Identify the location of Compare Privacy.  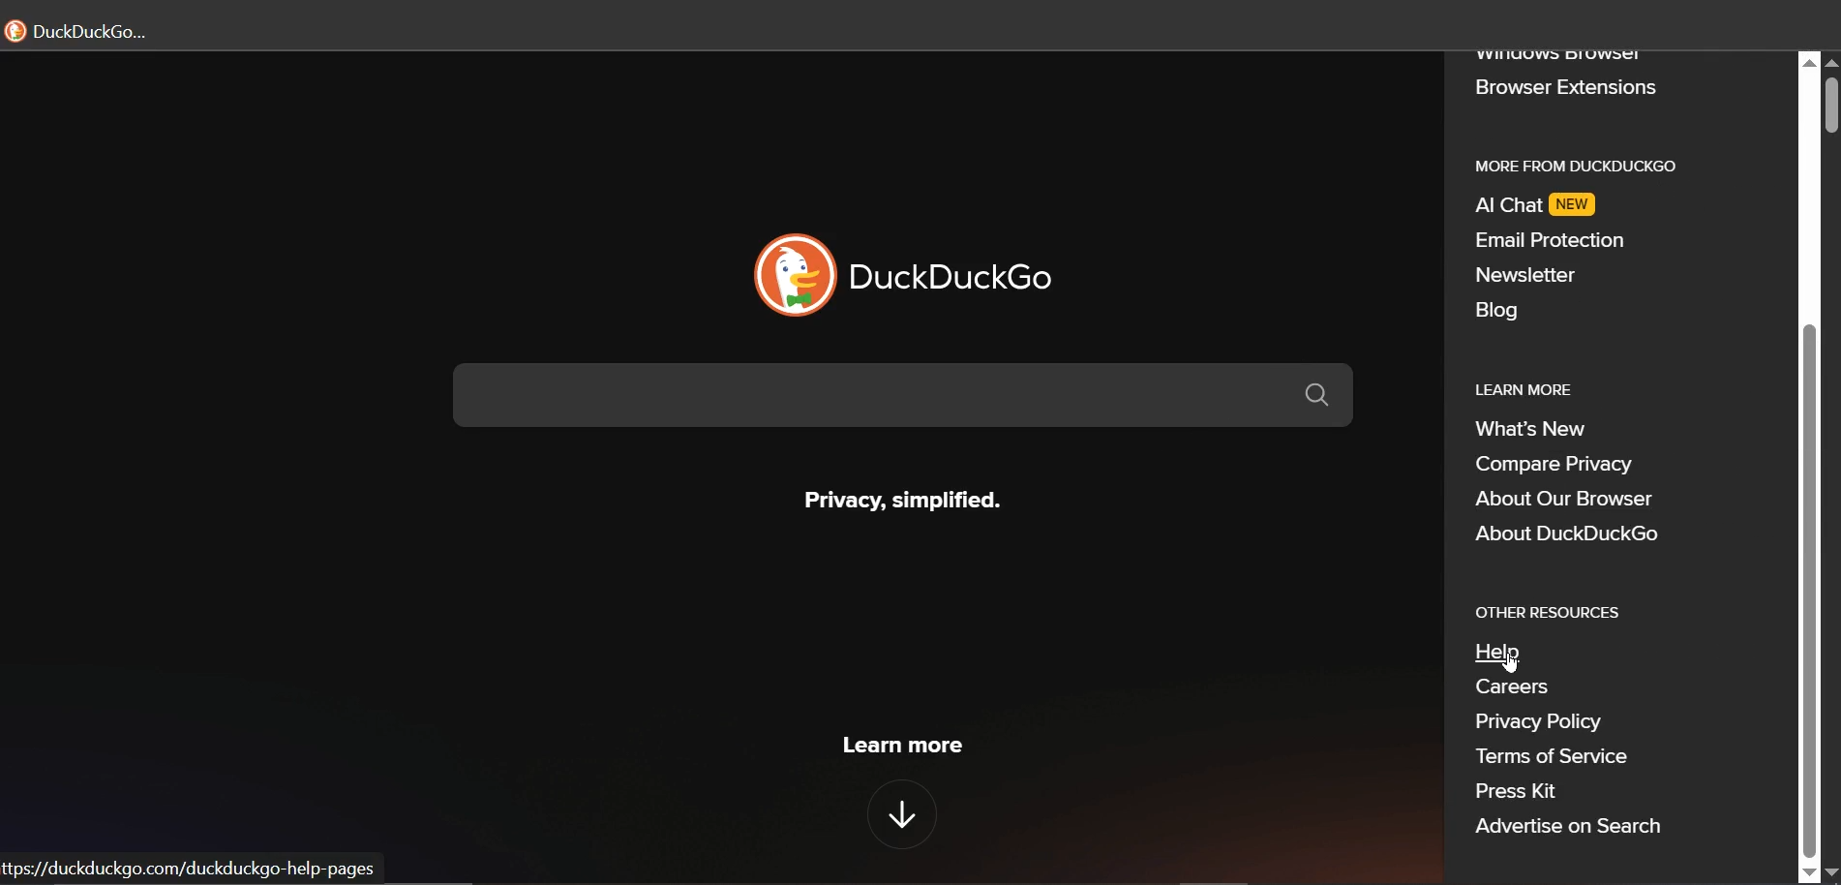
(1562, 467).